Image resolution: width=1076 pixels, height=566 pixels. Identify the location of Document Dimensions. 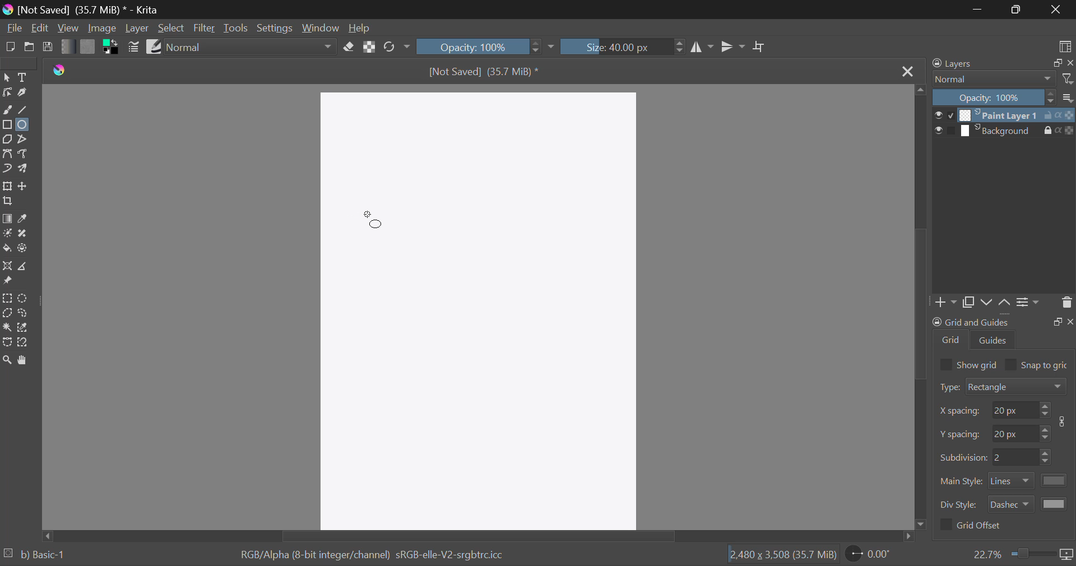
(780, 555).